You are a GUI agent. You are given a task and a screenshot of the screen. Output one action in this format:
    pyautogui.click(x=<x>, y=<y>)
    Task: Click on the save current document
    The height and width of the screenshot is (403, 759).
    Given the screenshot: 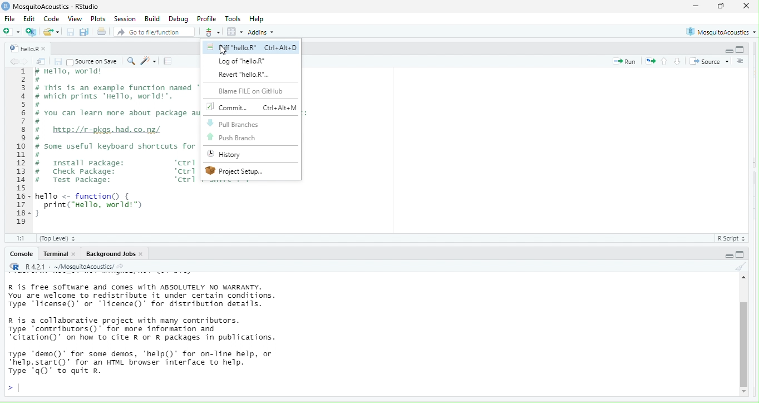 What is the action you would take?
    pyautogui.click(x=70, y=32)
    